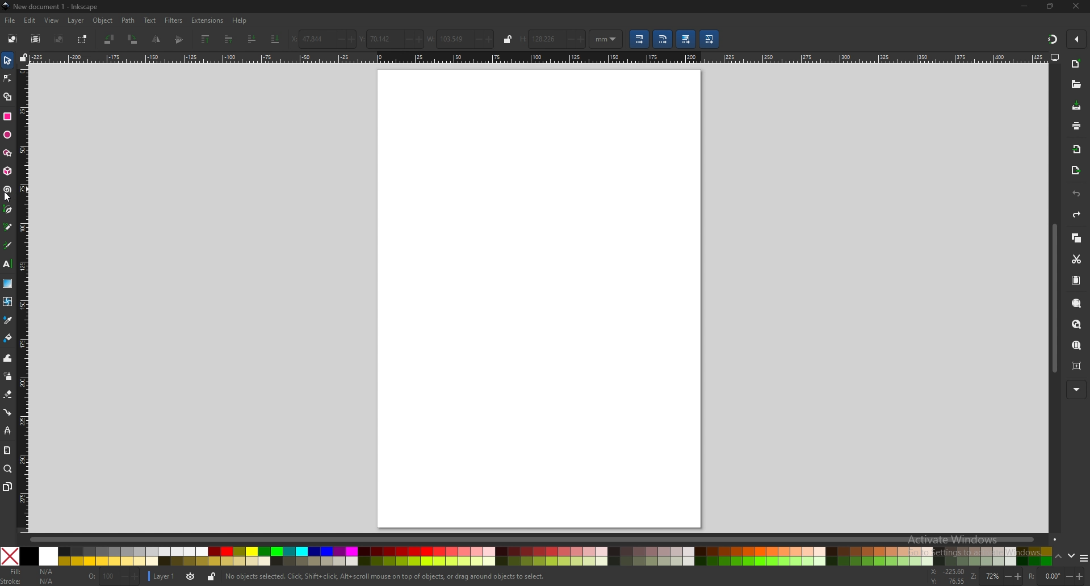 The height and width of the screenshot is (586, 1090). I want to click on New document 1 - Inkscape, so click(51, 7).